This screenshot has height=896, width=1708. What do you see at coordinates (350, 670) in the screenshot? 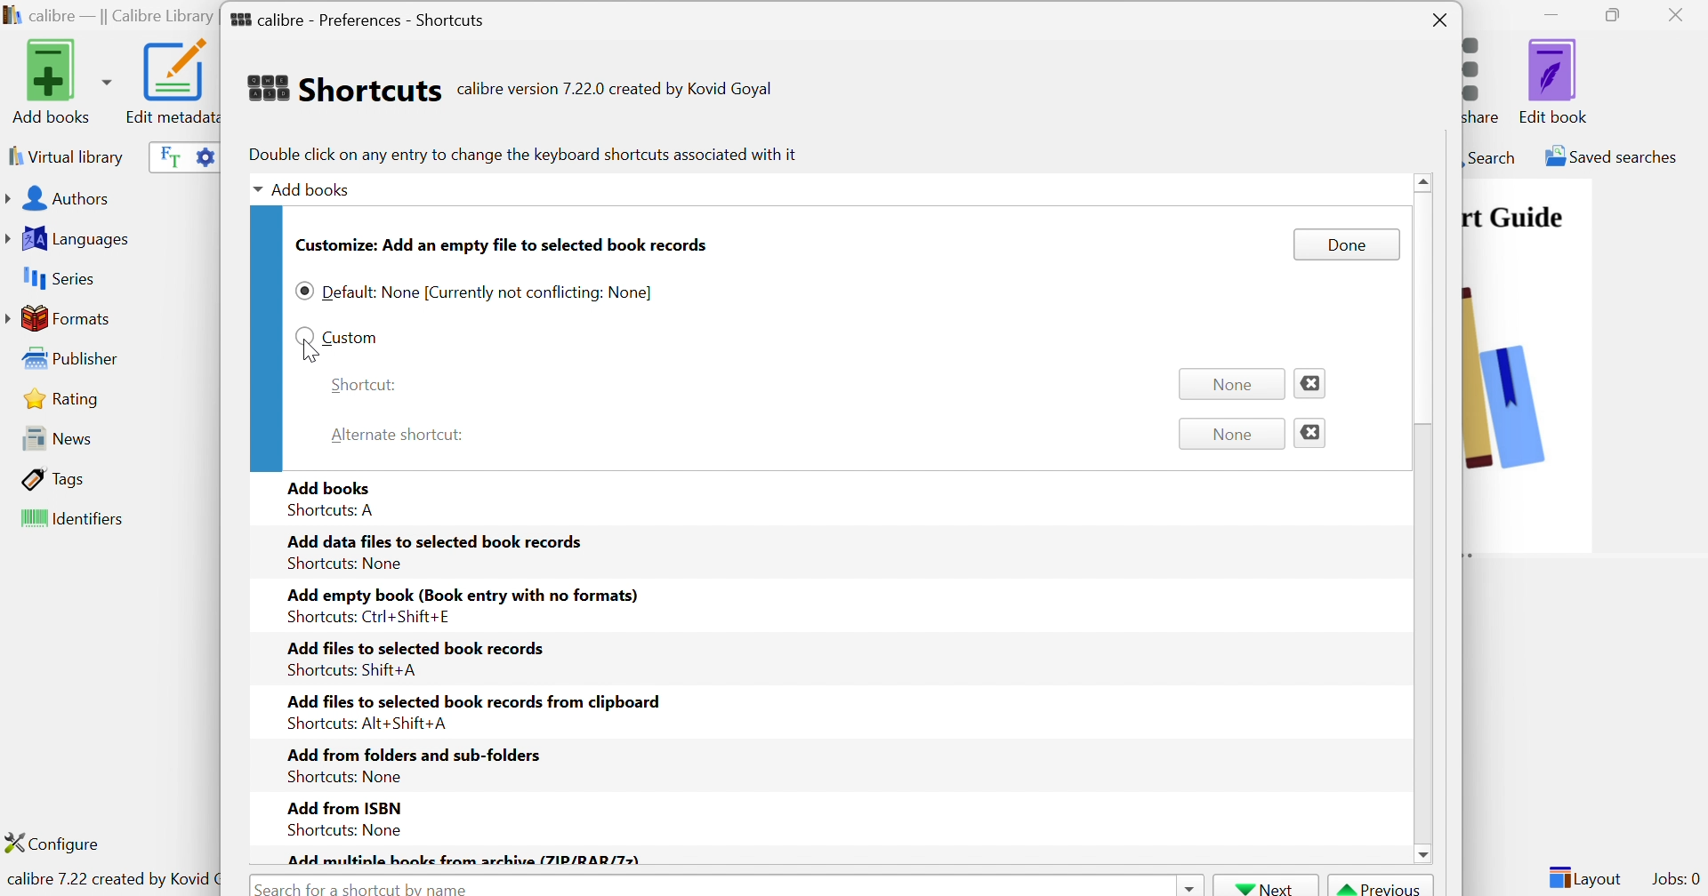
I see `Shortcuts: Shift+A` at bounding box center [350, 670].